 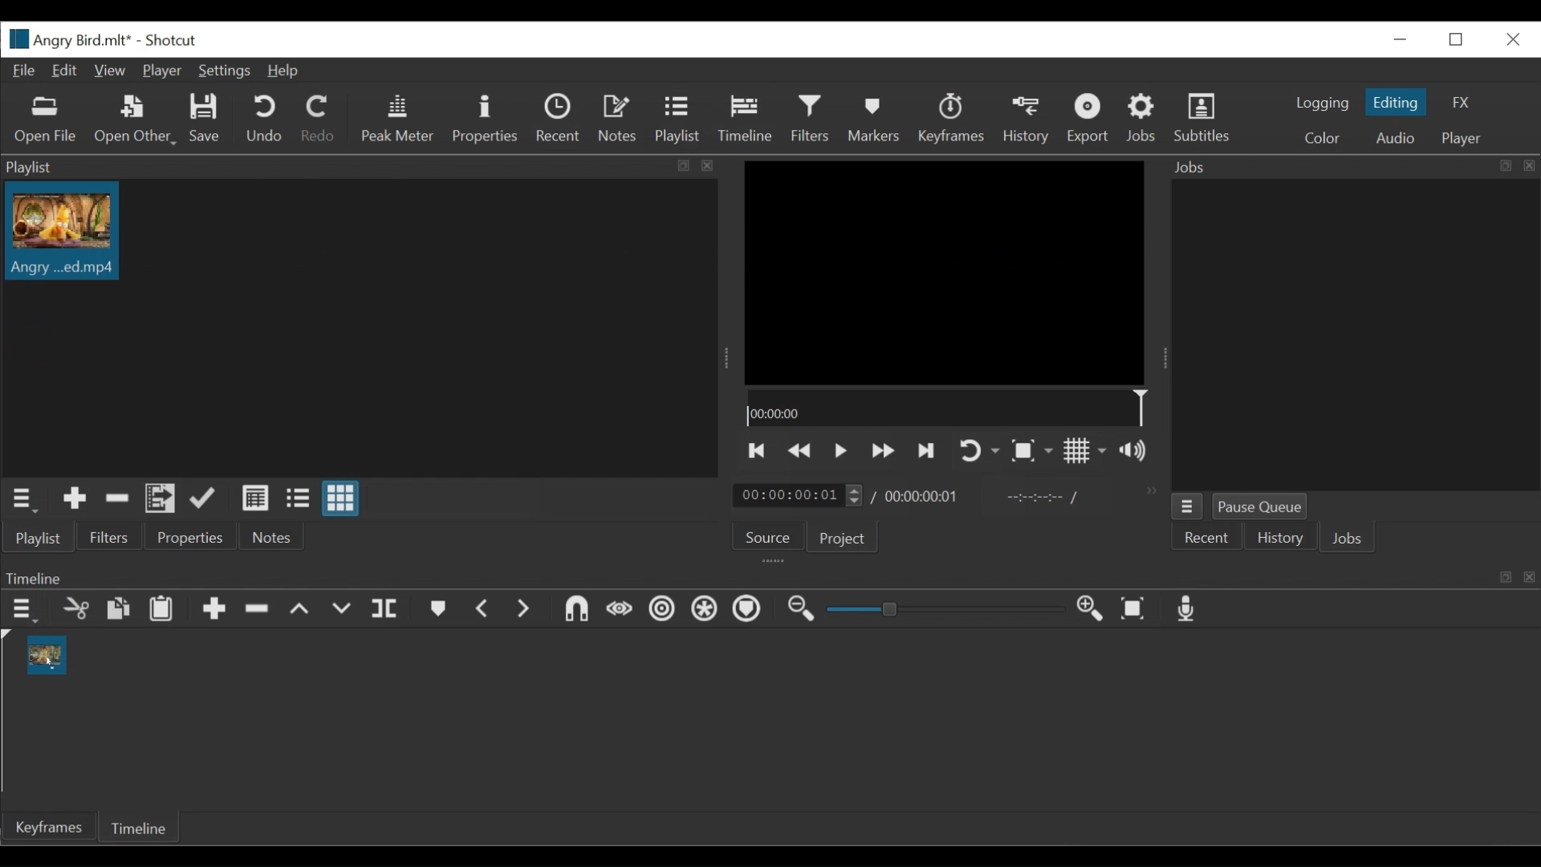 I want to click on Shotcut, so click(x=172, y=41).